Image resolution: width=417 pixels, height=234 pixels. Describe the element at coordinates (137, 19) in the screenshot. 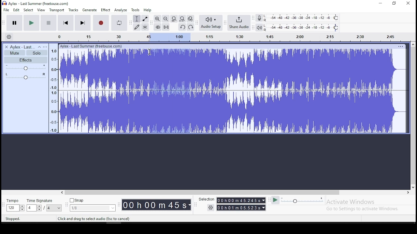

I see `selection tool` at that location.